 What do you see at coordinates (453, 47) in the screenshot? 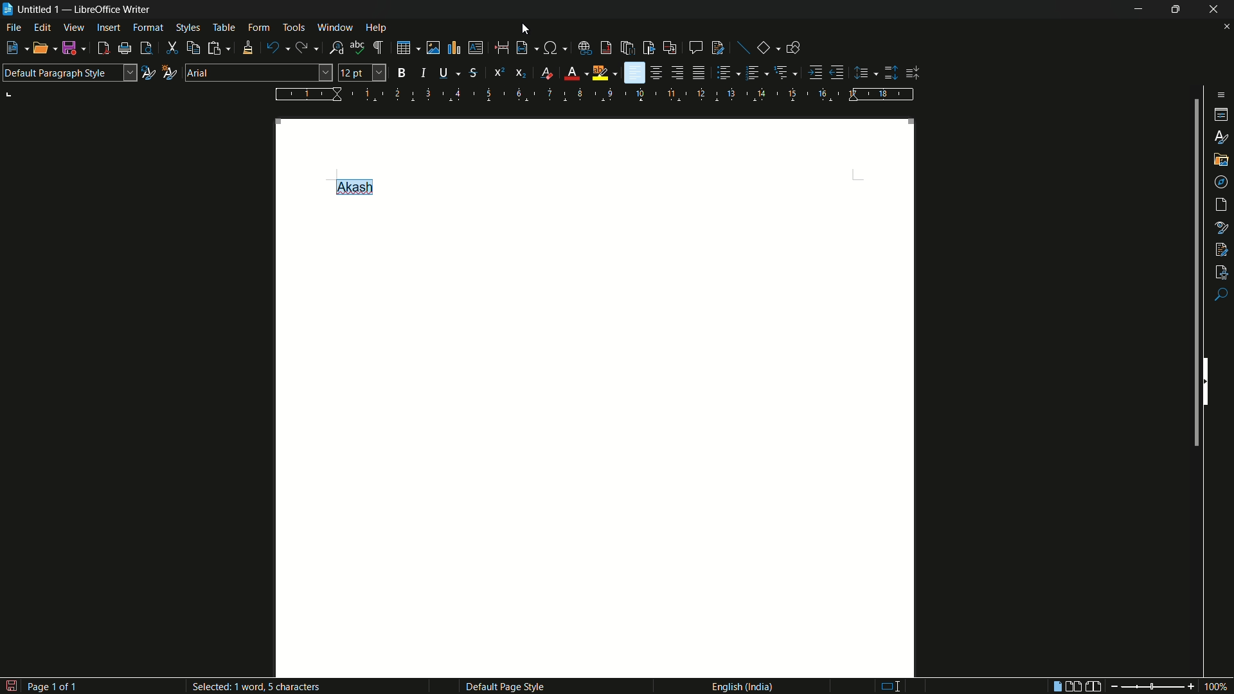
I see `insert chart` at bounding box center [453, 47].